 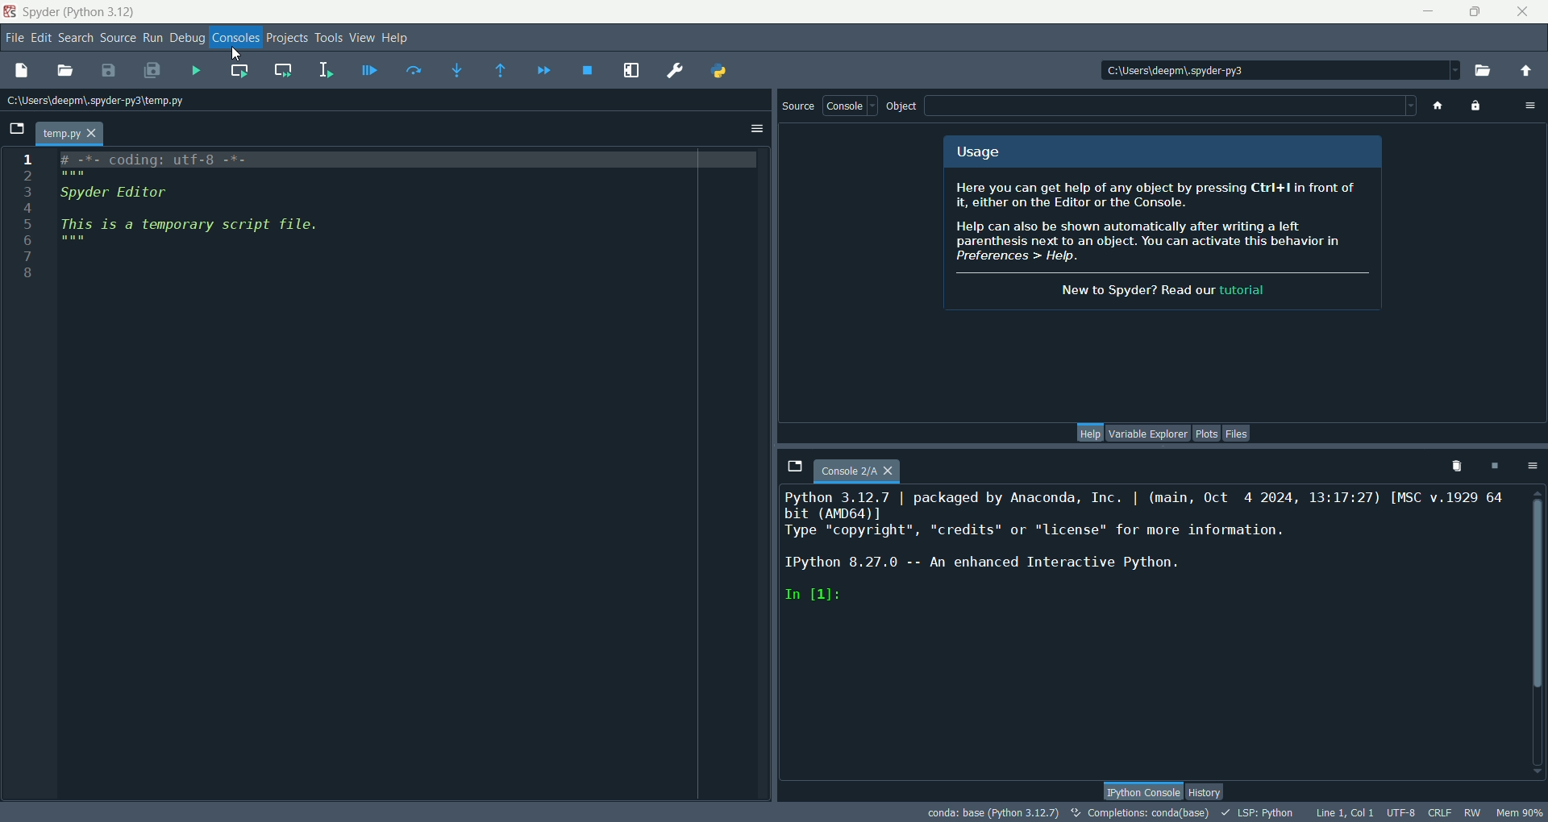 I want to click on logo, so click(x=10, y=14).